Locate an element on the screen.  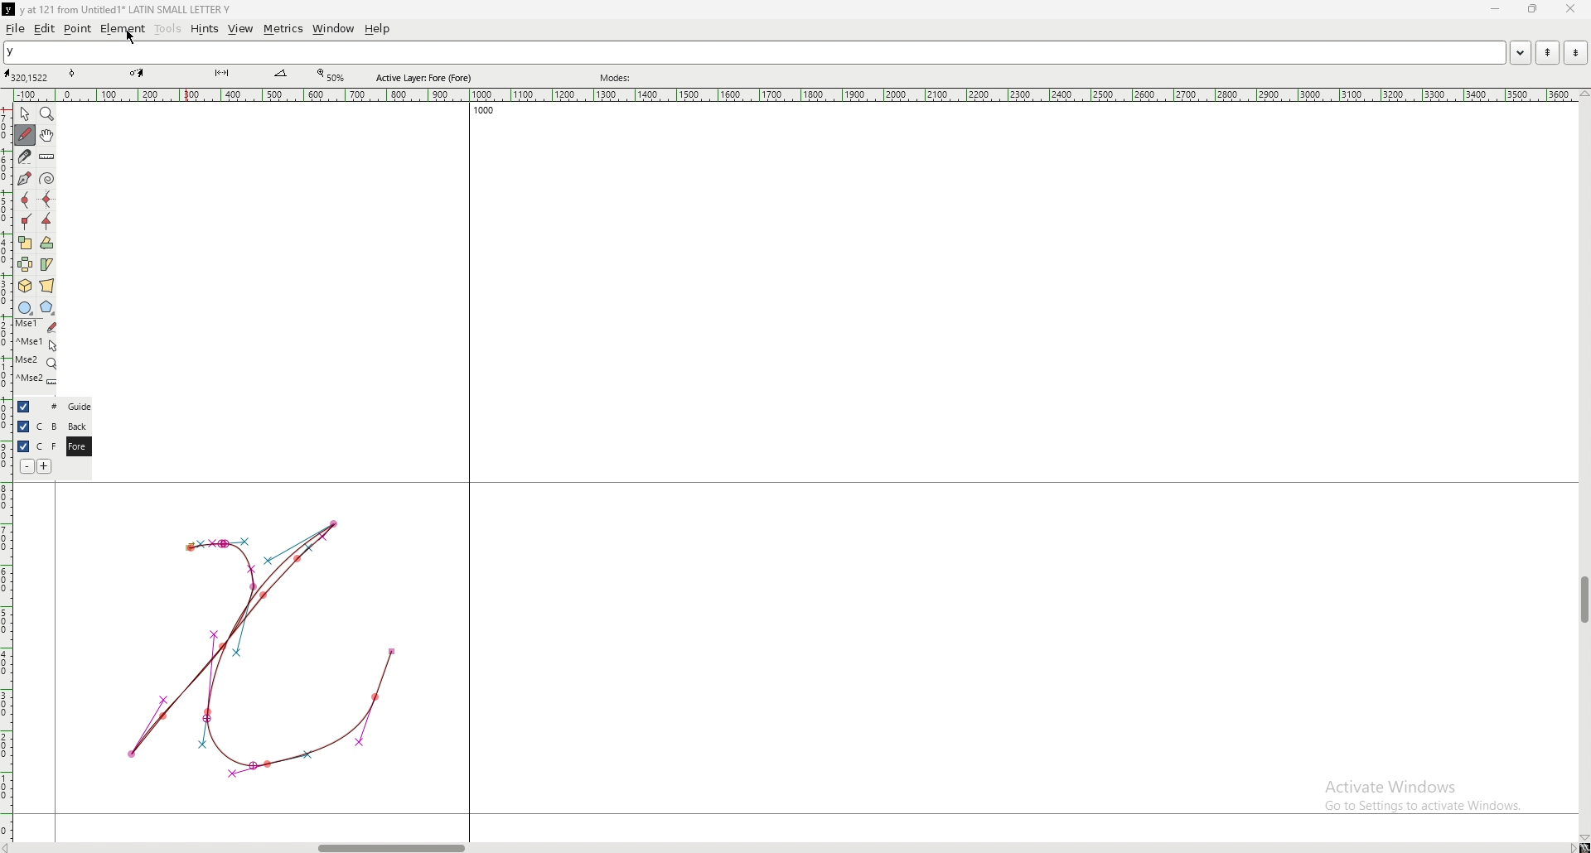
pointer is located at coordinates (25, 114).